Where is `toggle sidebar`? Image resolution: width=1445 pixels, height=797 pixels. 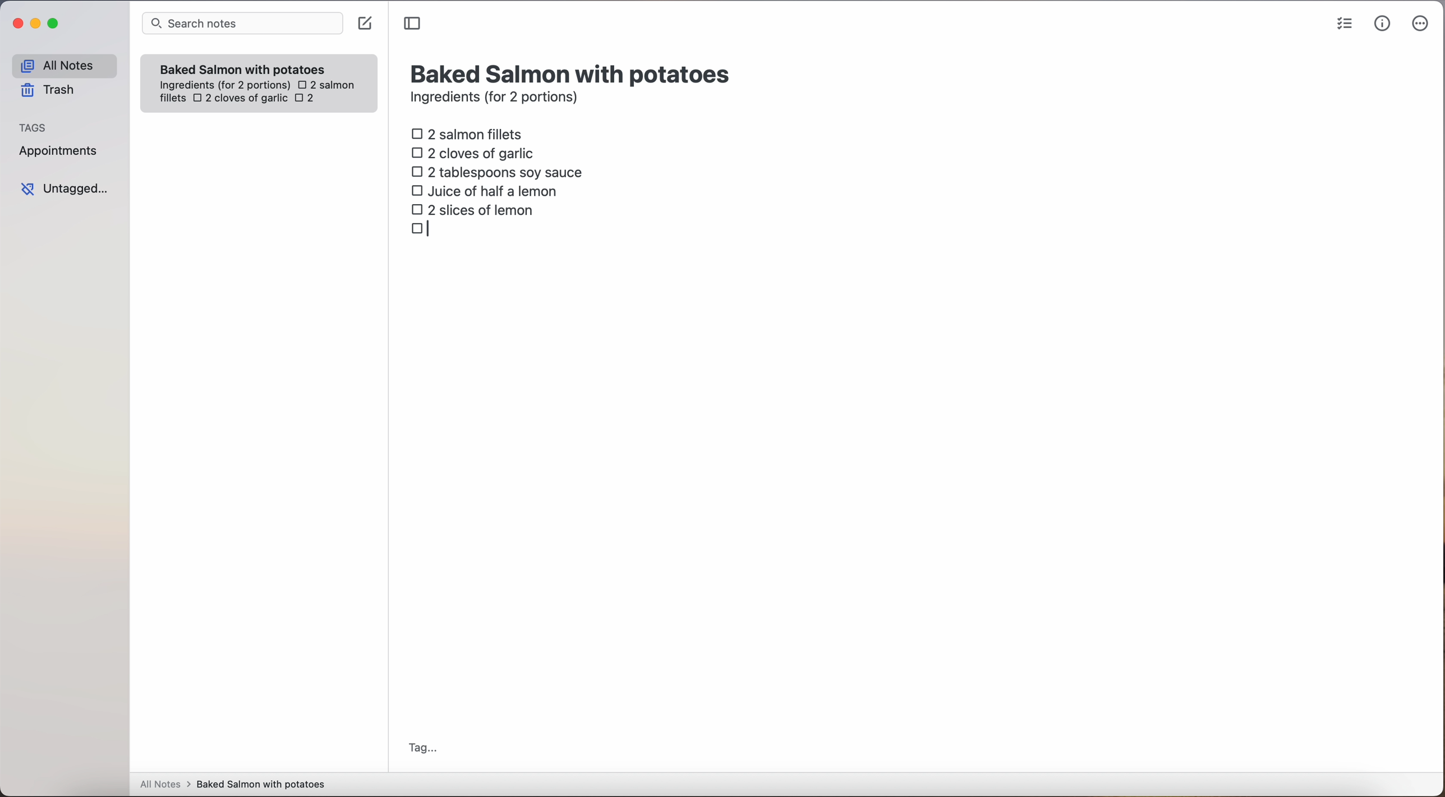
toggle sidebar is located at coordinates (413, 24).